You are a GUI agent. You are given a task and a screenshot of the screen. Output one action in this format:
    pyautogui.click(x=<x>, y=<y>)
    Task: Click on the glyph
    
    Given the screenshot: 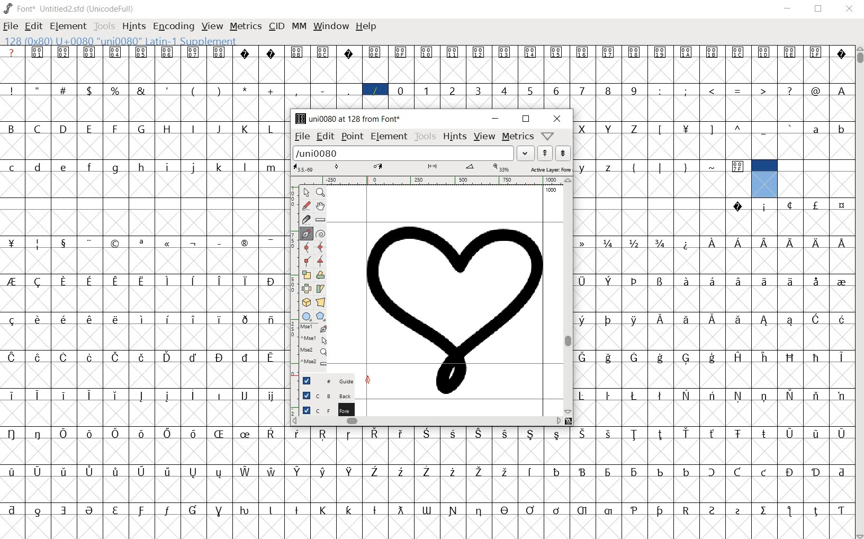 What is the action you would take?
    pyautogui.click(x=608, y=396)
    